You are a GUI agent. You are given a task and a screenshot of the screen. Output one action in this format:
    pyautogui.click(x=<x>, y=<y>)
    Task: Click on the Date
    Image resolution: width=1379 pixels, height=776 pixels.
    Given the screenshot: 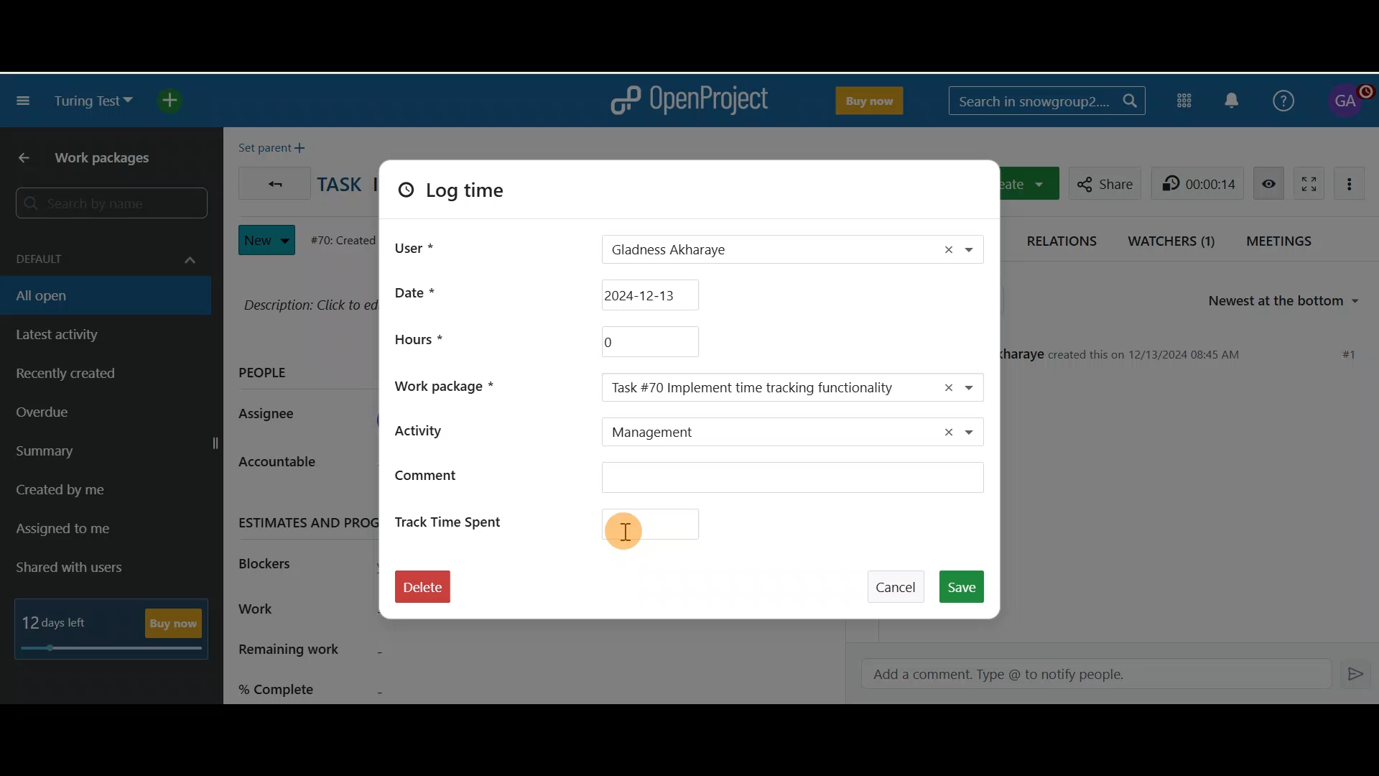 What is the action you would take?
    pyautogui.click(x=578, y=292)
    